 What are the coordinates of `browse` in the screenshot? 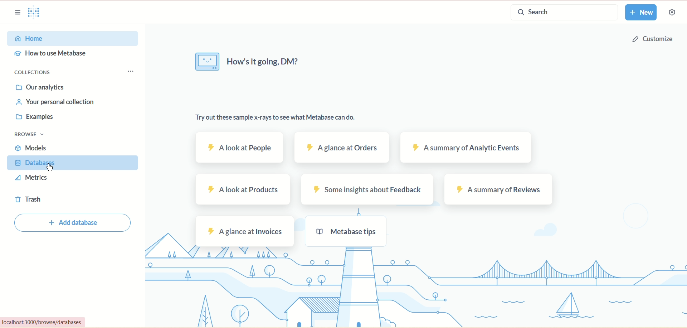 It's located at (29, 135).